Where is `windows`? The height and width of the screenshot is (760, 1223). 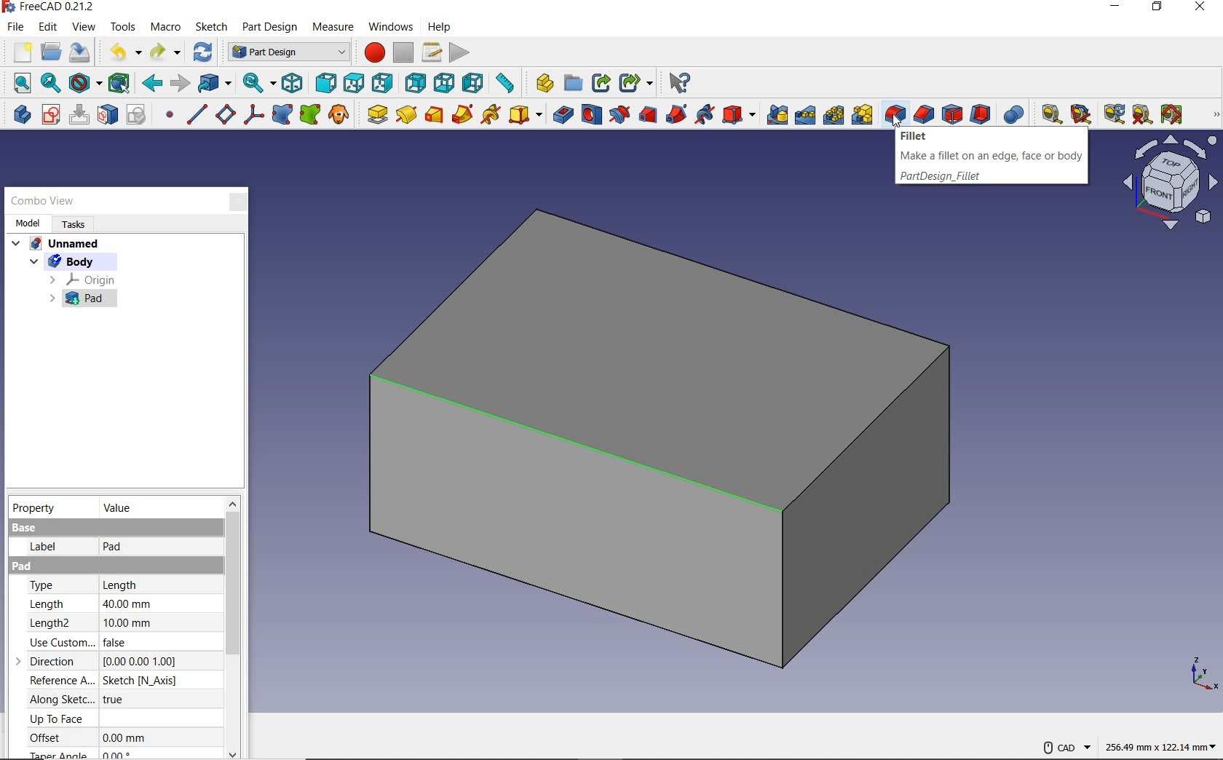 windows is located at coordinates (389, 28).